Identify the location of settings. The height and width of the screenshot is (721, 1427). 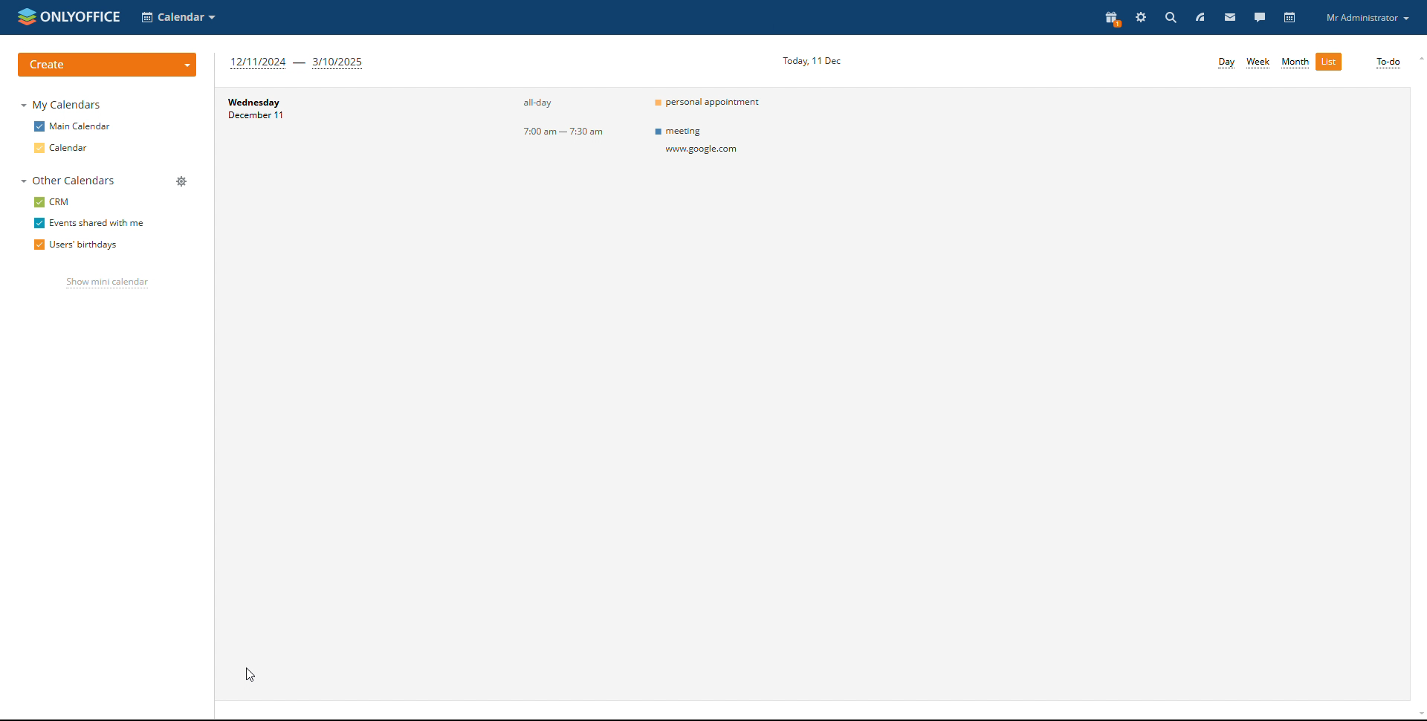
(1142, 17).